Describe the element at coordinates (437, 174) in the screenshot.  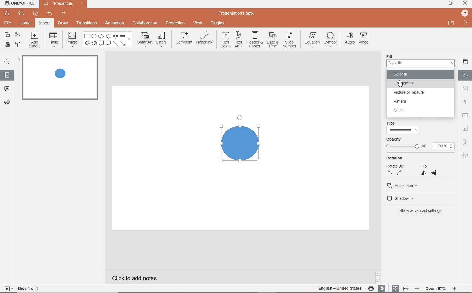
I see `horizontal` at that location.